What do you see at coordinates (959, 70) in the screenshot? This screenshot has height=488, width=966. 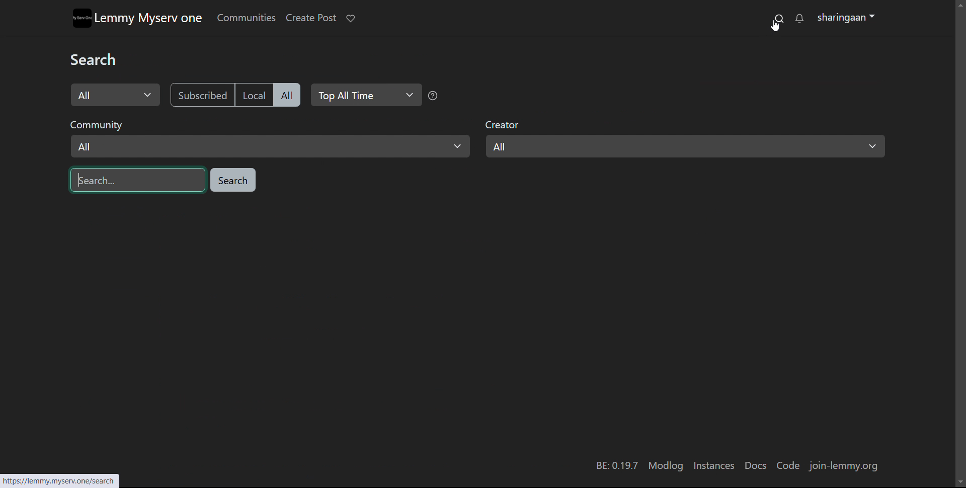 I see `scrollbar` at bounding box center [959, 70].